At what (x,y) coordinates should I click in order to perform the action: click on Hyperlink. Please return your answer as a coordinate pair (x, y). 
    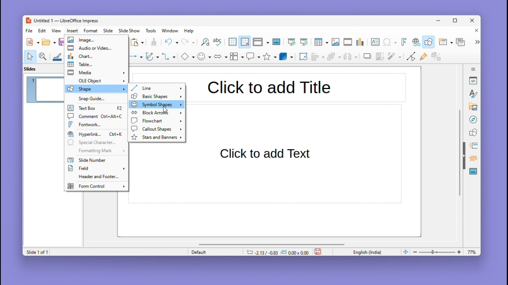
    Looking at the image, I should click on (415, 43).